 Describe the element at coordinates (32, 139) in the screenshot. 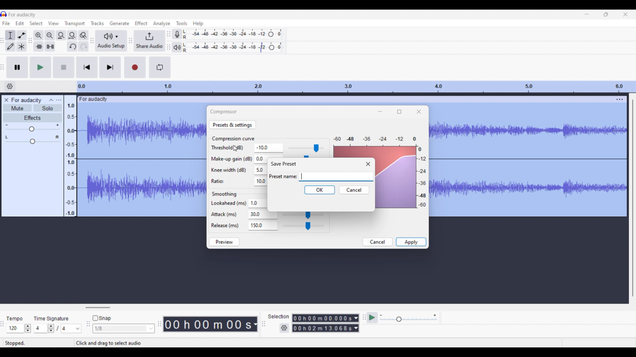

I see `Pan slide` at that location.